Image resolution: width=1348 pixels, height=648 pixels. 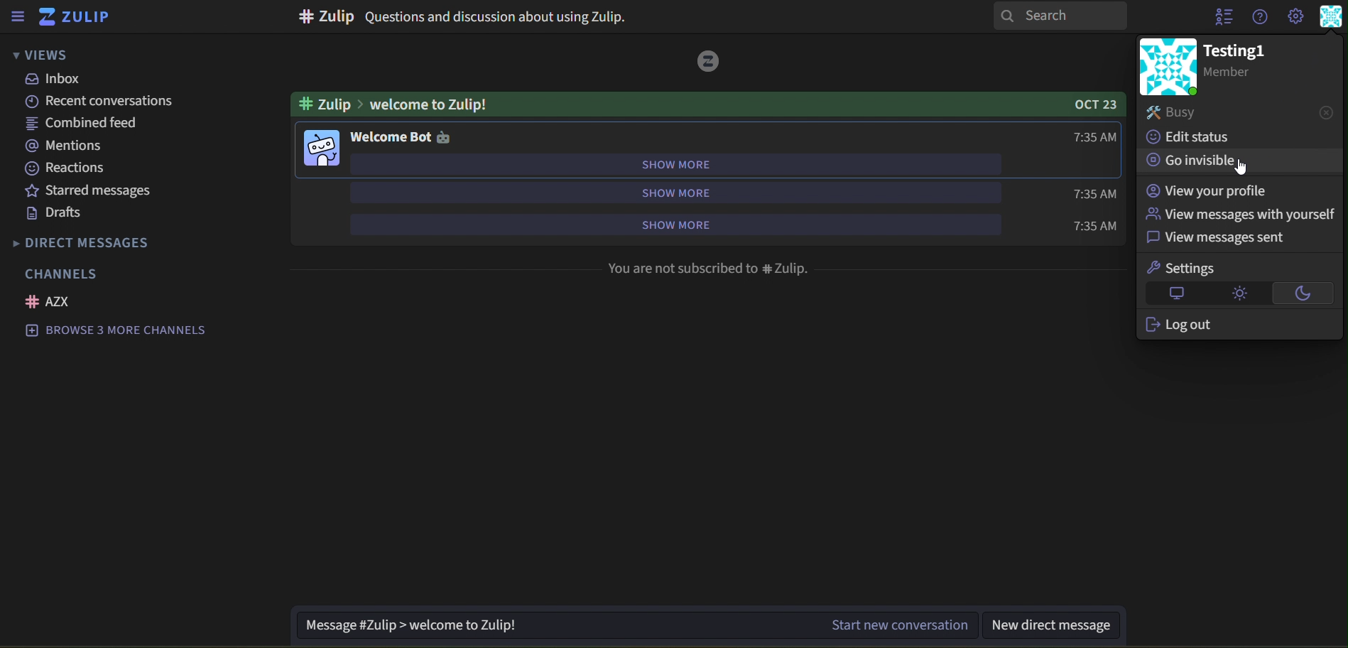 What do you see at coordinates (702, 223) in the screenshot?
I see `show more` at bounding box center [702, 223].